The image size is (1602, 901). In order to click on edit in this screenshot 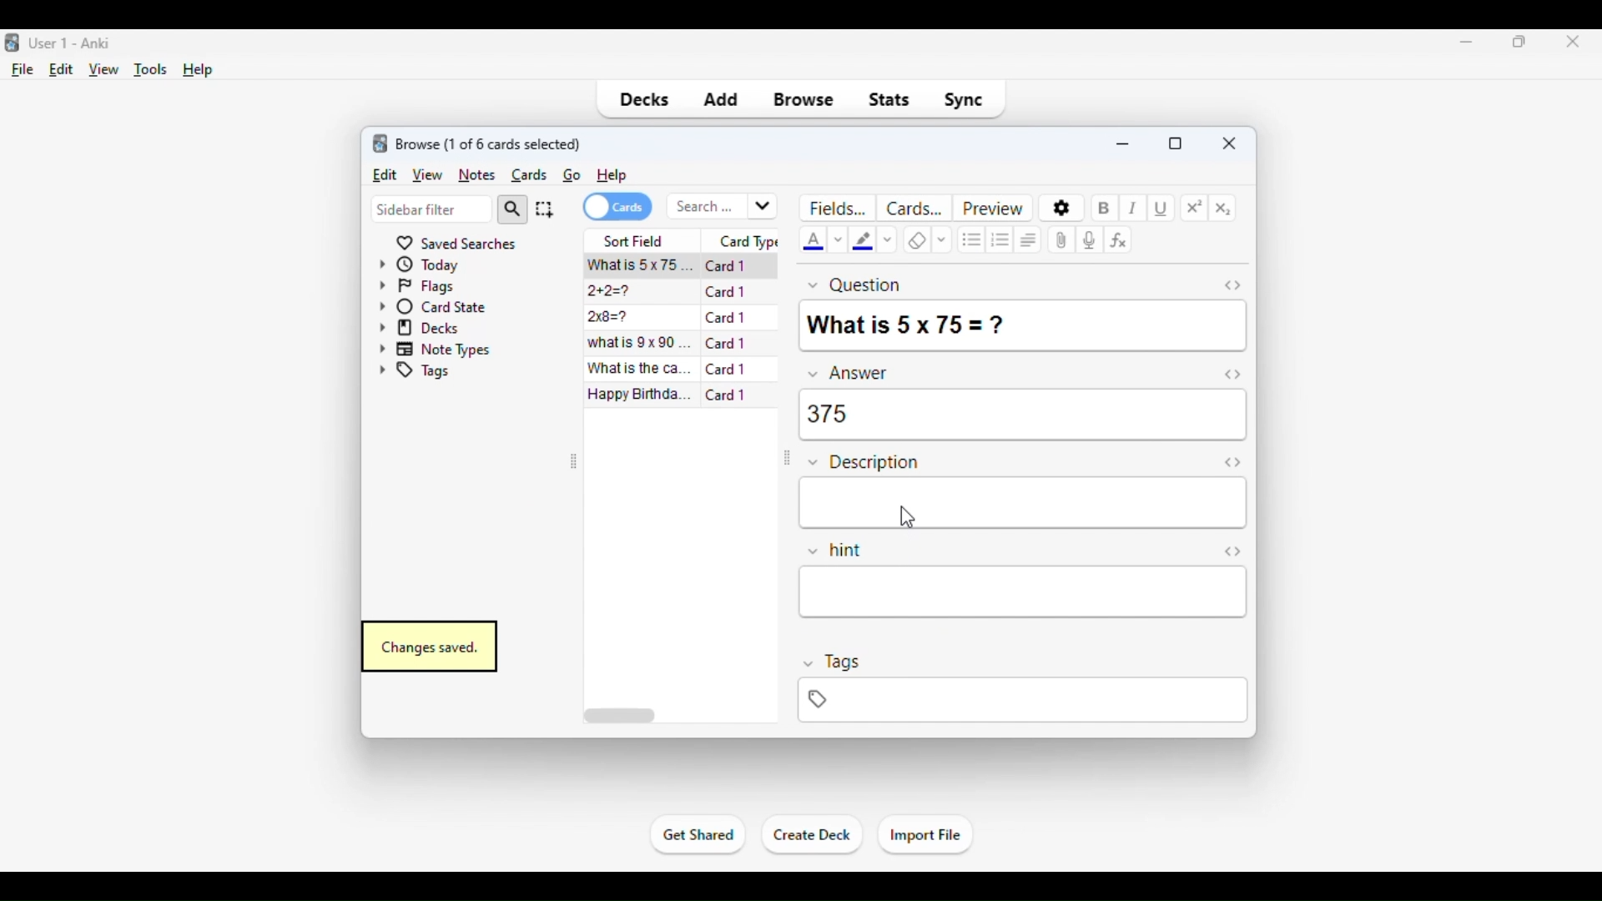, I will do `click(62, 69)`.